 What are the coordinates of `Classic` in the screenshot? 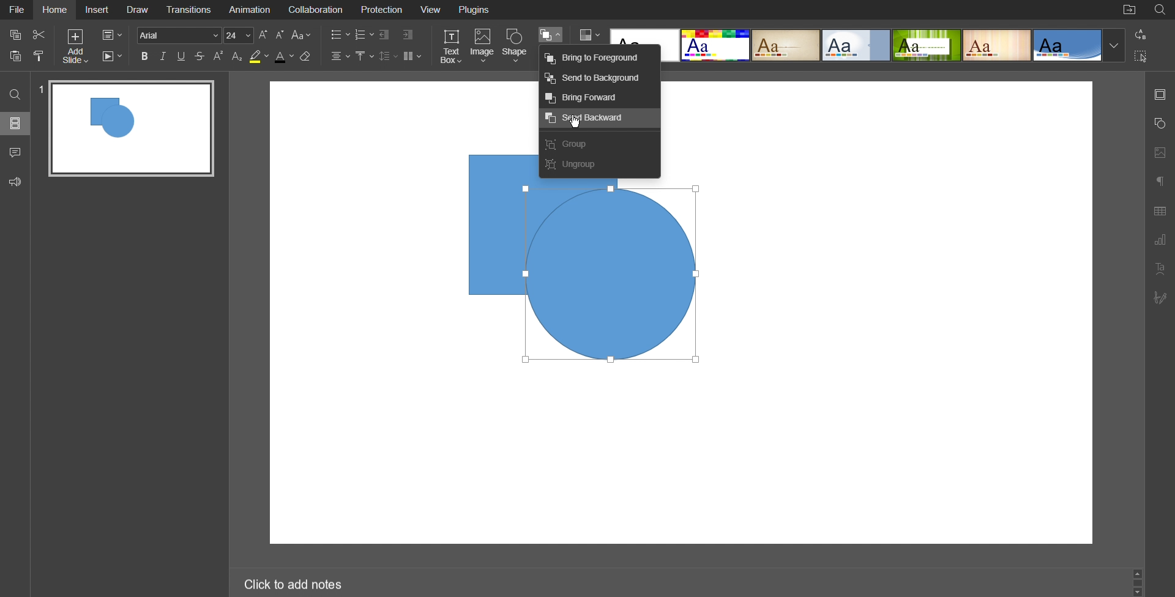 It's located at (786, 45).